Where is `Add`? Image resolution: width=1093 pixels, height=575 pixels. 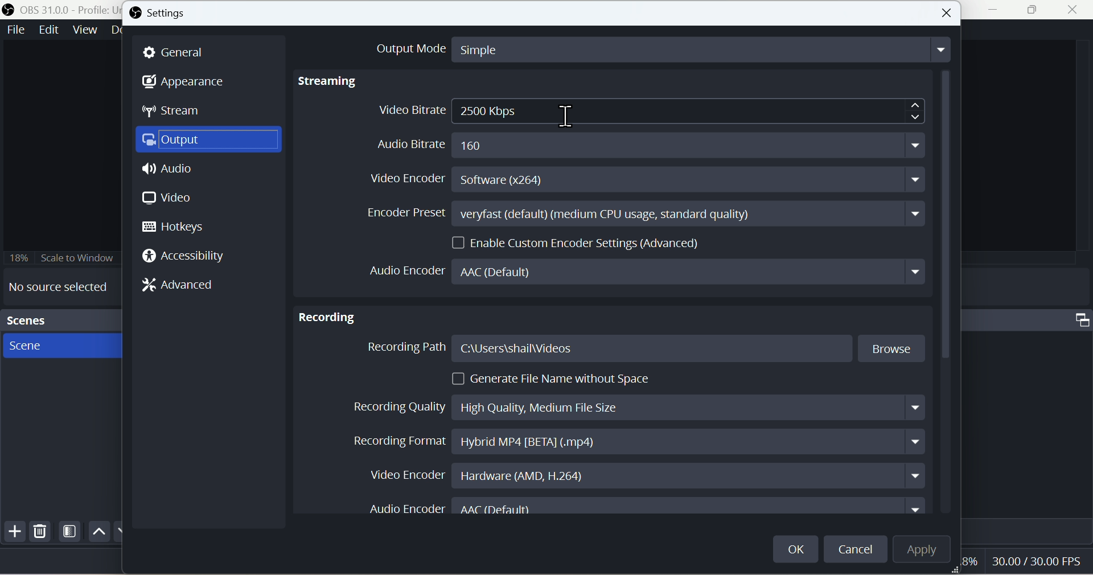 Add is located at coordinates (13, 534).